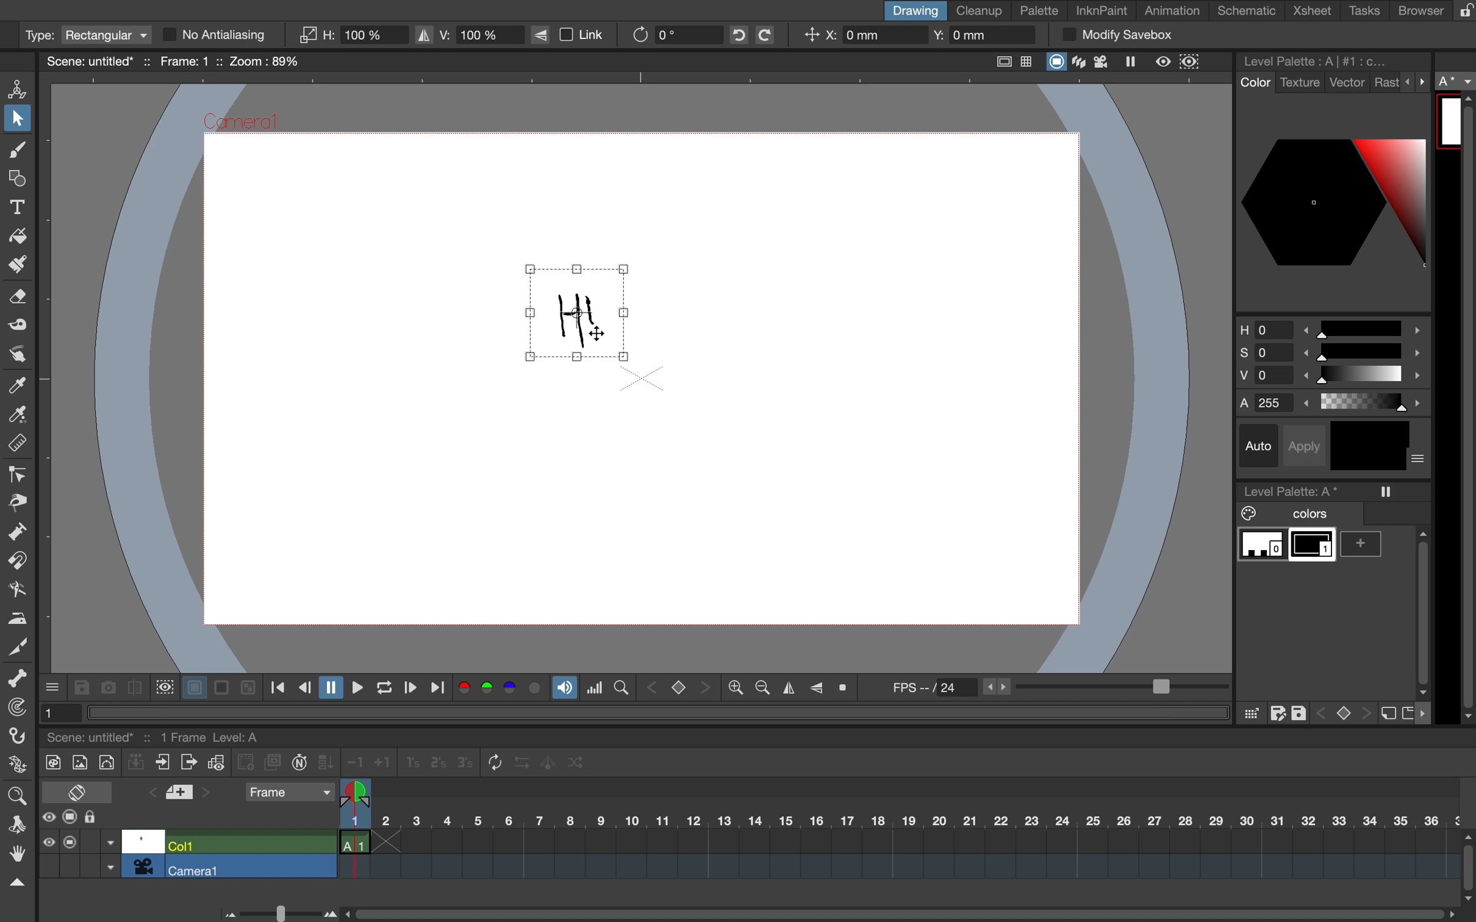 The width and height of the screenshot is (1476, 922). I want to click on colors, so click(501, 689).